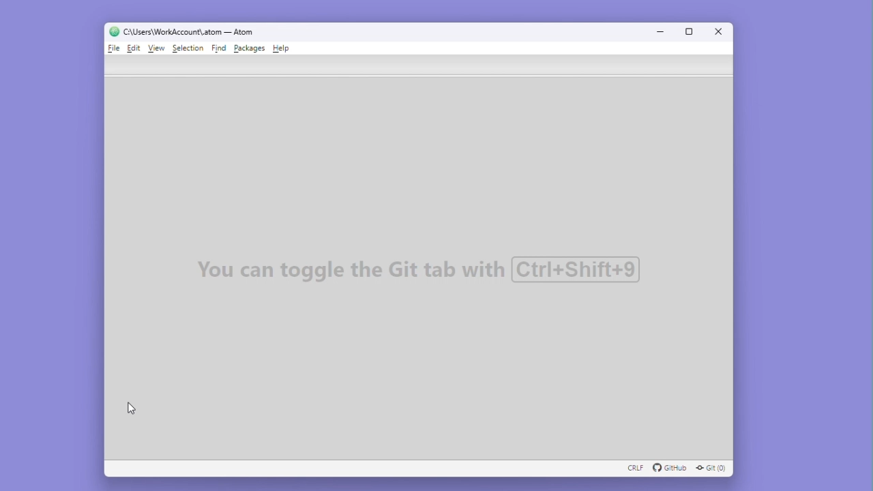 The image size is (873, 491). What do you see at coordinates (250, 48) in the screenshot?
I see `Packages` at bounding box center [250, 48].